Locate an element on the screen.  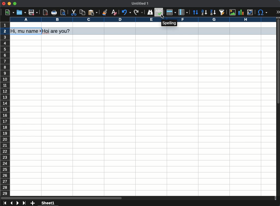
save is located at coordinates (33, 12).